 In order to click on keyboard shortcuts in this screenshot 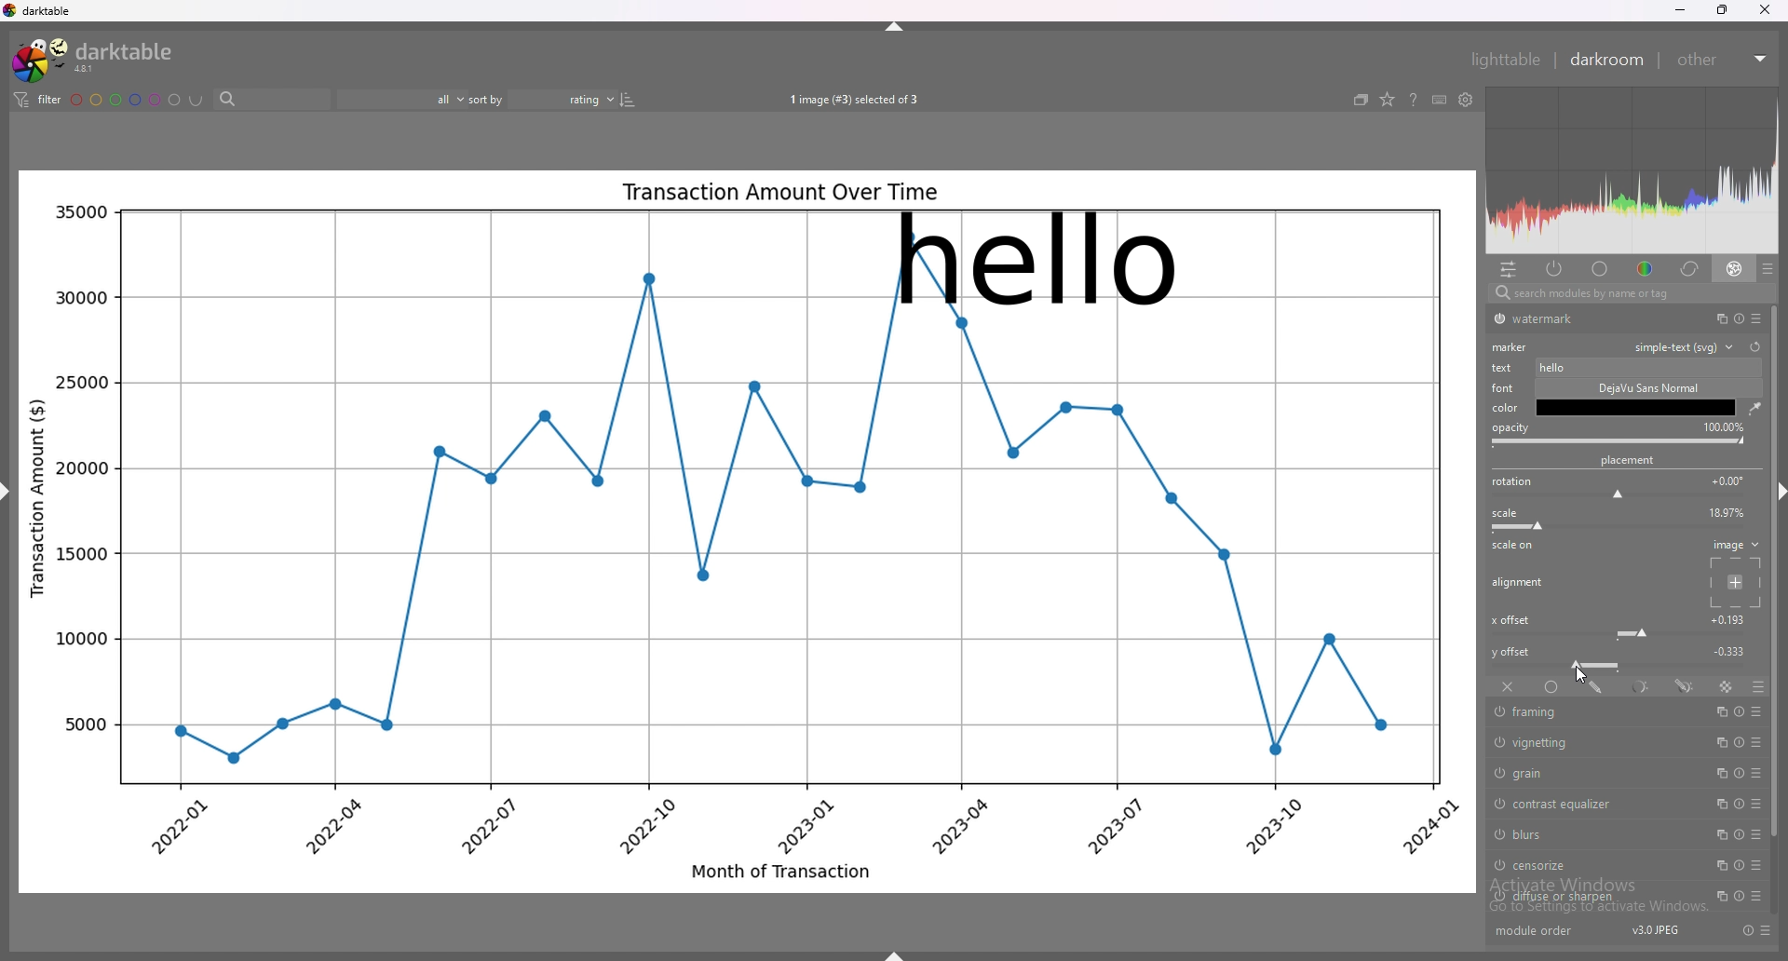, I will do `click(1439, 100)`.